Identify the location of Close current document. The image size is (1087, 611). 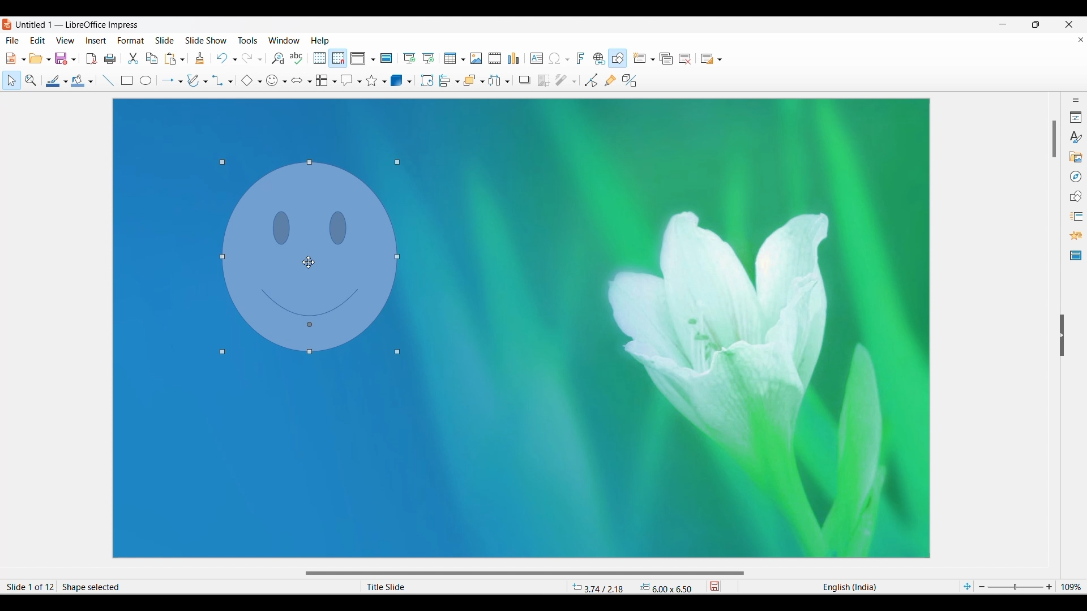
(1081, 40).